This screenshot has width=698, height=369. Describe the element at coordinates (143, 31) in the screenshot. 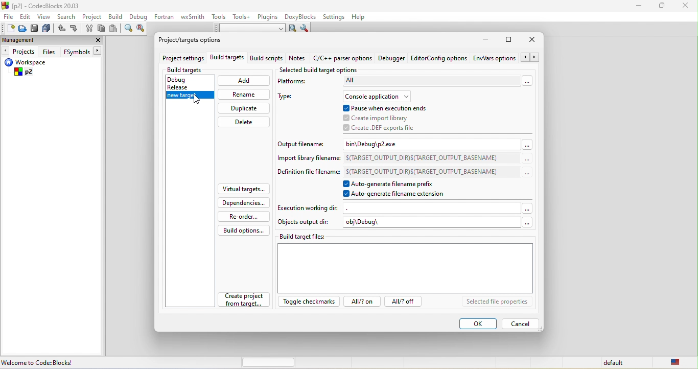

I see `replace` at that location.